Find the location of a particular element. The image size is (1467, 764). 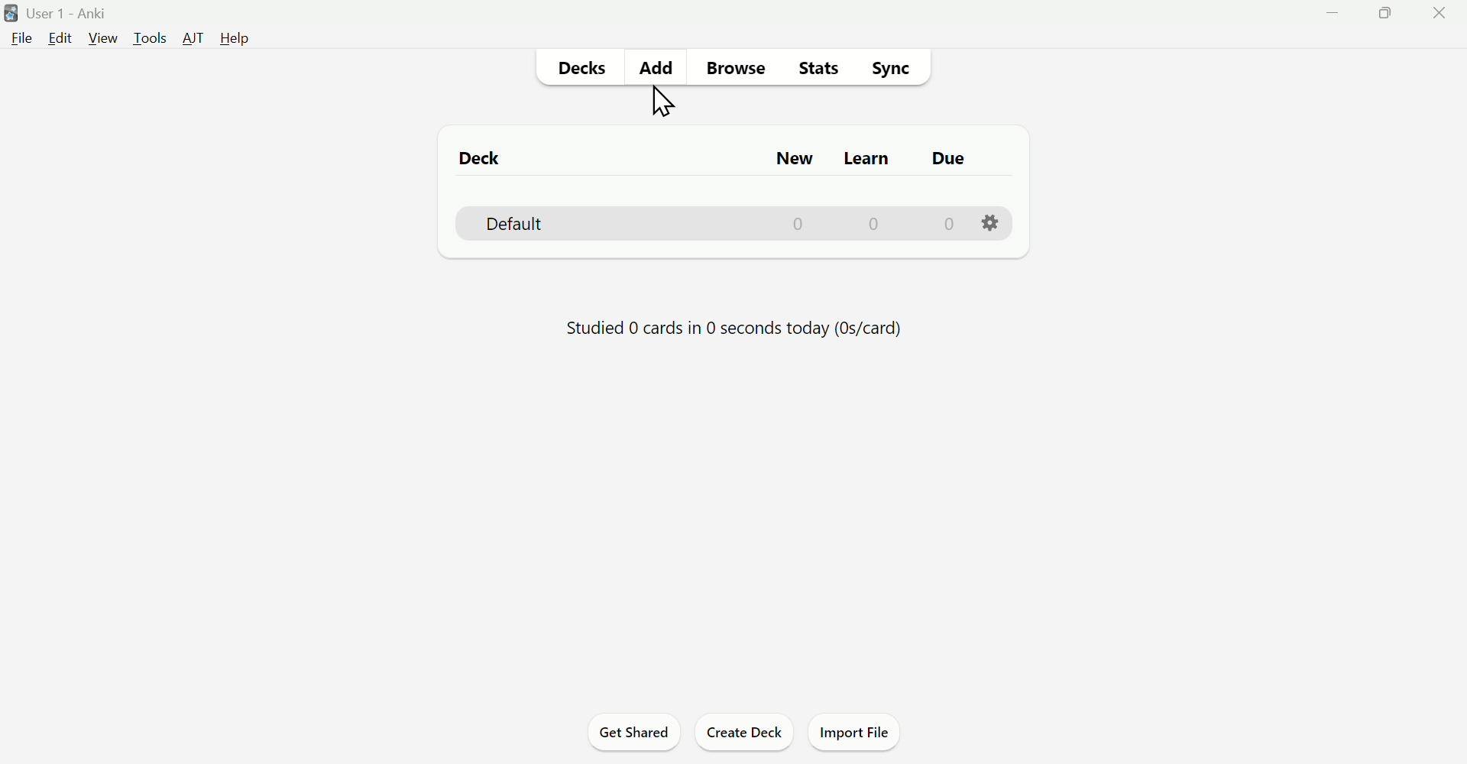

cursor is located at coordinates (662, 105).